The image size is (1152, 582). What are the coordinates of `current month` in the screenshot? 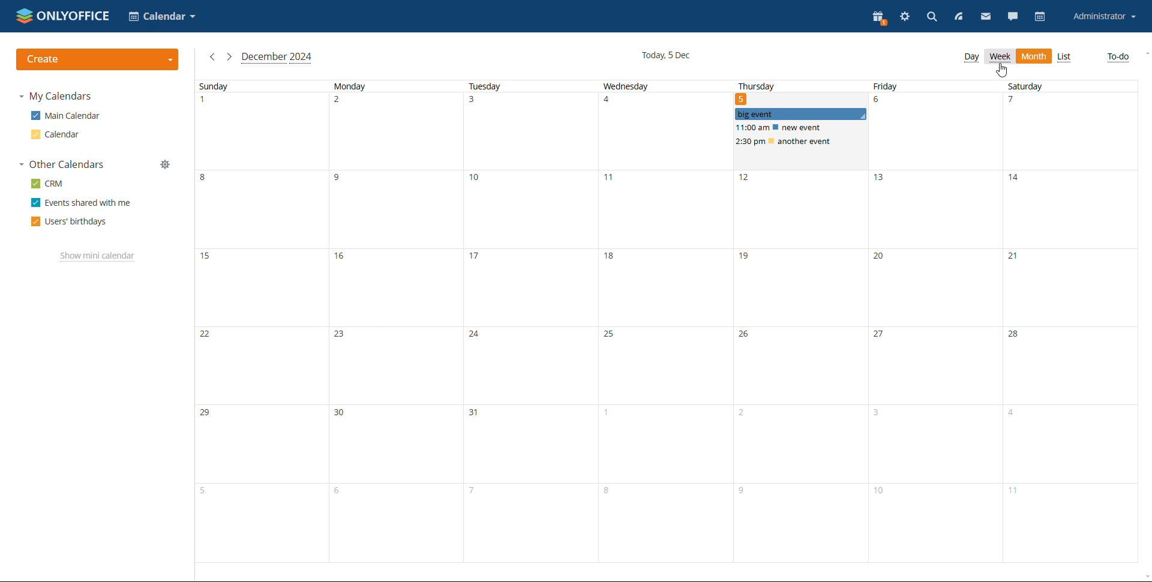 It's located at (277, 58).